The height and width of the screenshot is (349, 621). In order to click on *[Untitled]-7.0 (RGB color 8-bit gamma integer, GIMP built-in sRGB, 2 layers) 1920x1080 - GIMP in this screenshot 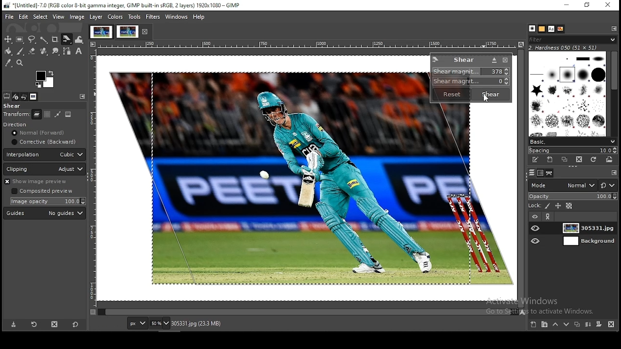, I will do `click(127, 5)`.